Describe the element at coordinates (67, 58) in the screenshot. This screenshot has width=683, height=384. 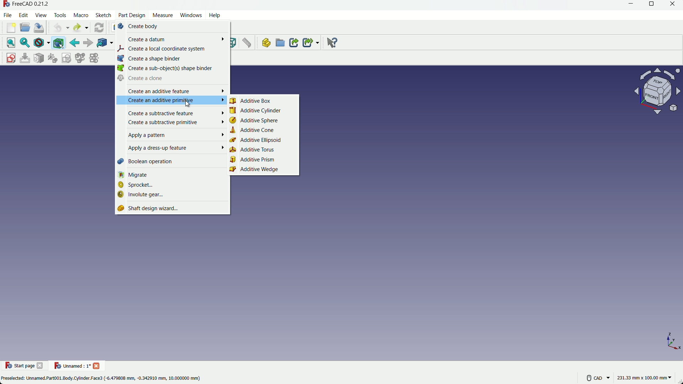
I see `validate sketch` at that location.